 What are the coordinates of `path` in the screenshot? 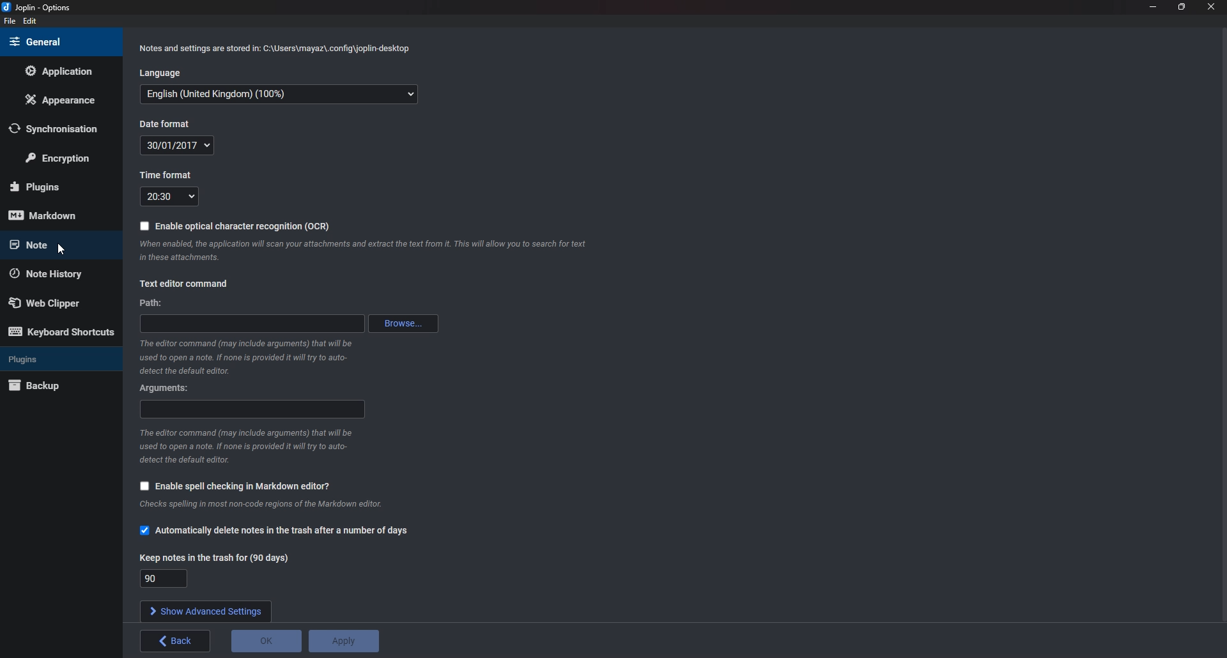 It's located at (156, 303).